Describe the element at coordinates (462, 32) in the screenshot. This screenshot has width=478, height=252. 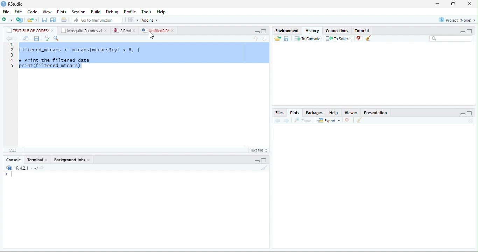
I see `minimize` at that location.